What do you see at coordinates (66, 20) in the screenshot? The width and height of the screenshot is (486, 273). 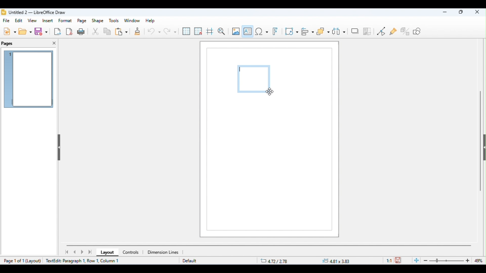 I see `format` at bounding box center [66, 20].